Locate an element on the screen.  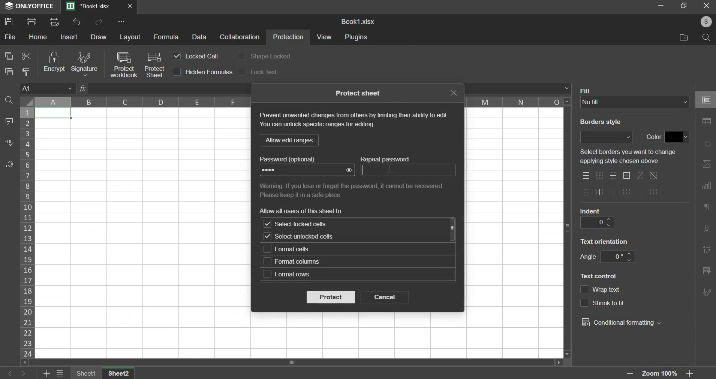
border options is located at coordinates (627, 192).